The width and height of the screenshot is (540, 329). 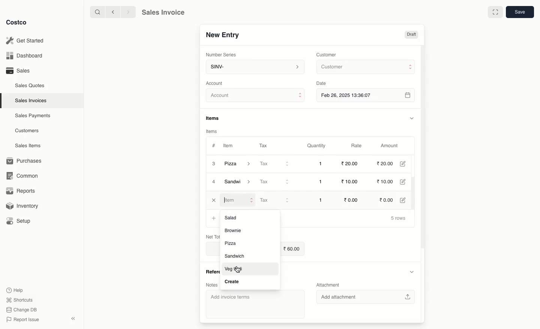 What do you see at coordinates (322, 164) in the screenshot?
I see `1` at bounding box center [322, 164].